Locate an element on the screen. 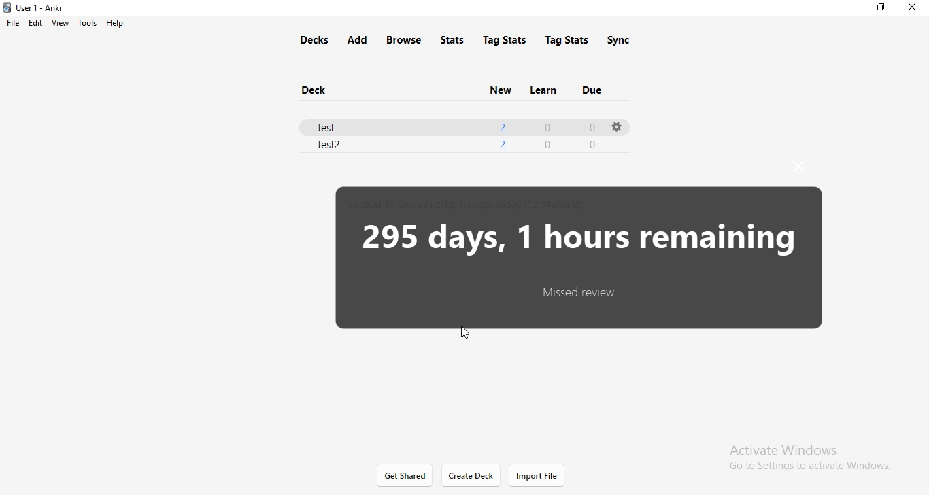 The width and height of the screenshot is (929, 495). sync is located at coordinates (628, 40).